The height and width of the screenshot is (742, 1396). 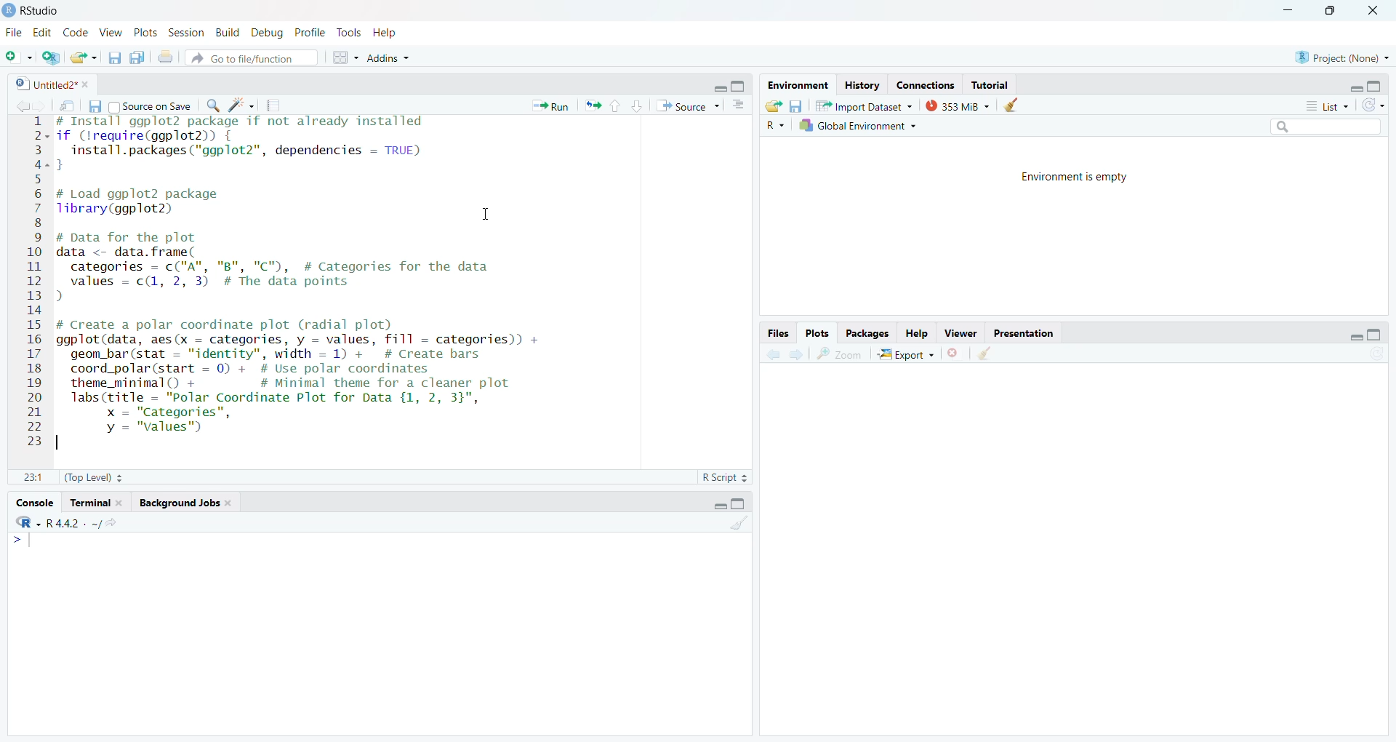 What do you see at coordinates (1355, 334) in the screenshot?
I see `hide r script` at bounding box center [1355, 334].